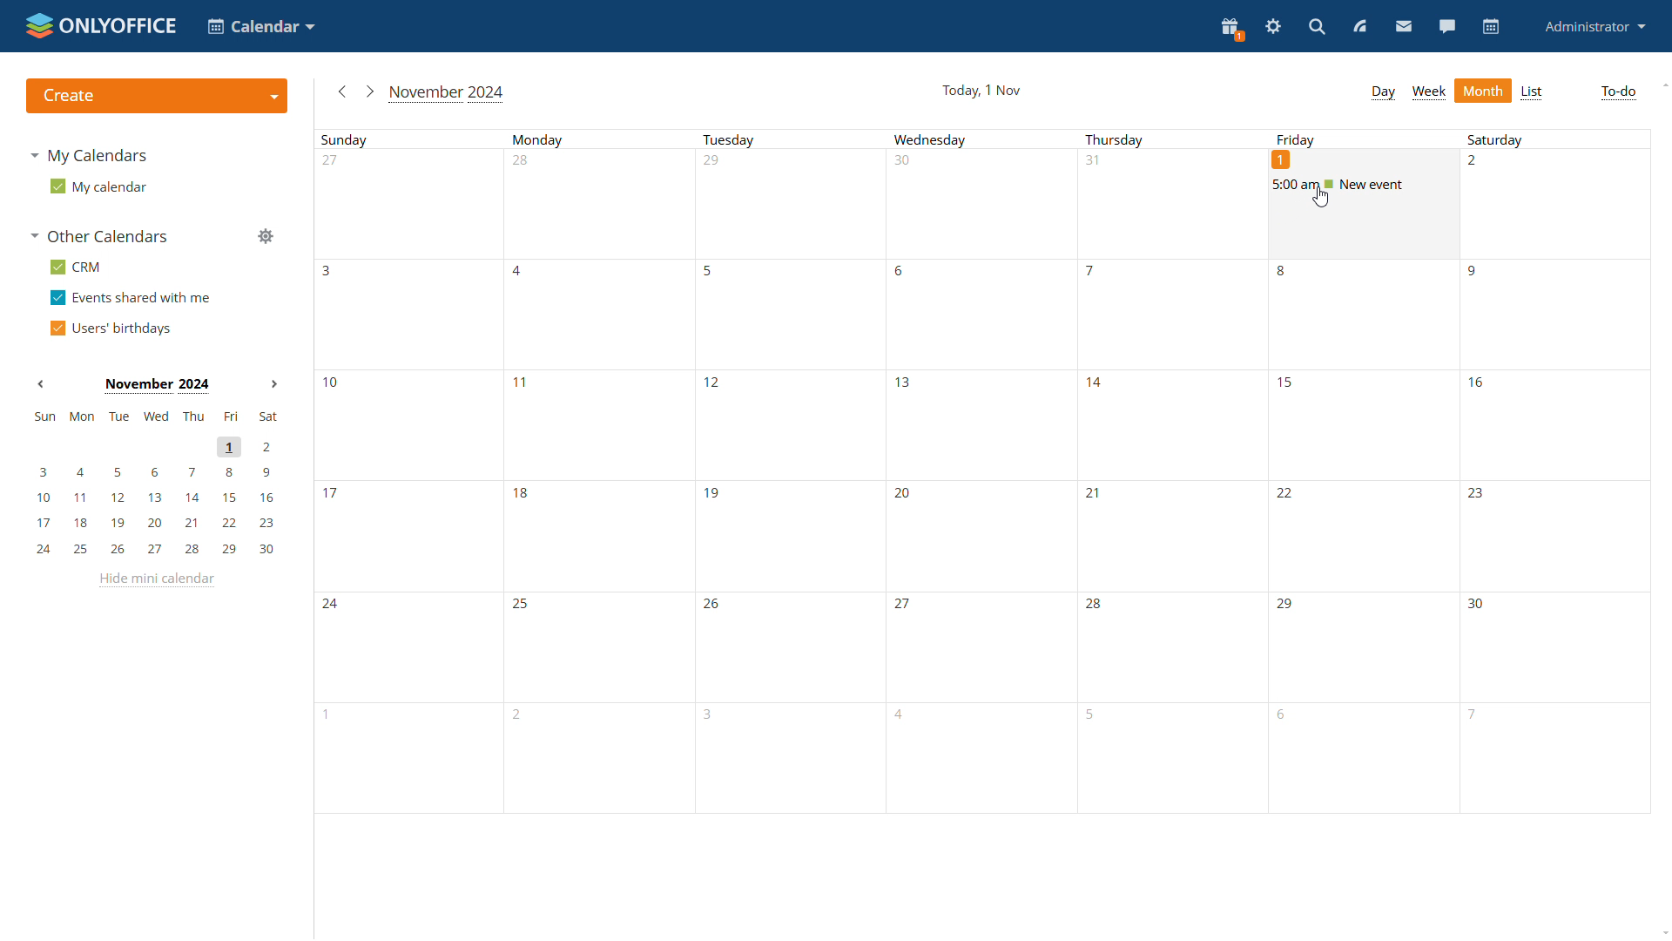 The image size is (1672, 941). I want to click on my calendars, so click(91, 155).